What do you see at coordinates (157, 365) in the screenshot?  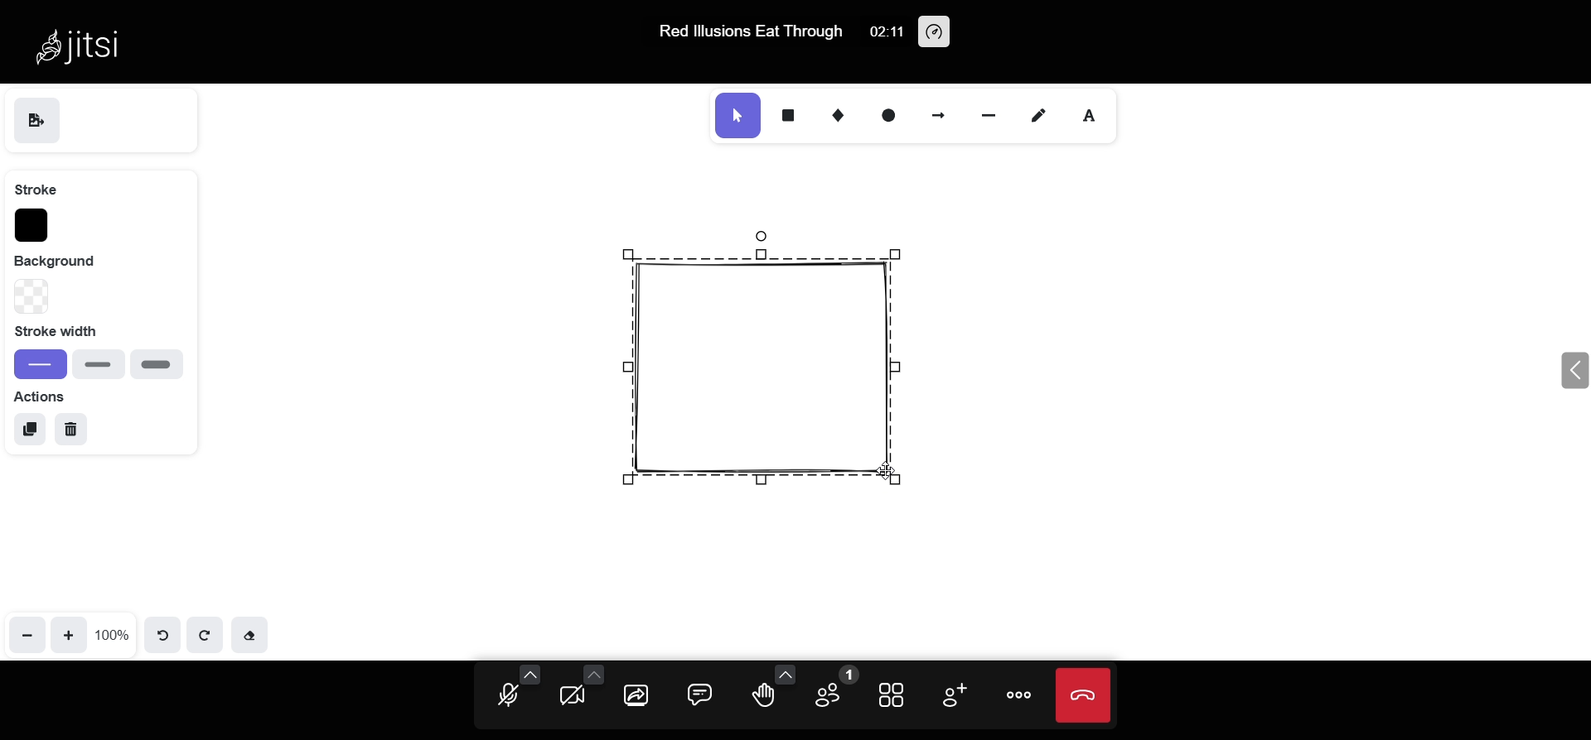 I see `extra bold` at bounding box center [157, 365].